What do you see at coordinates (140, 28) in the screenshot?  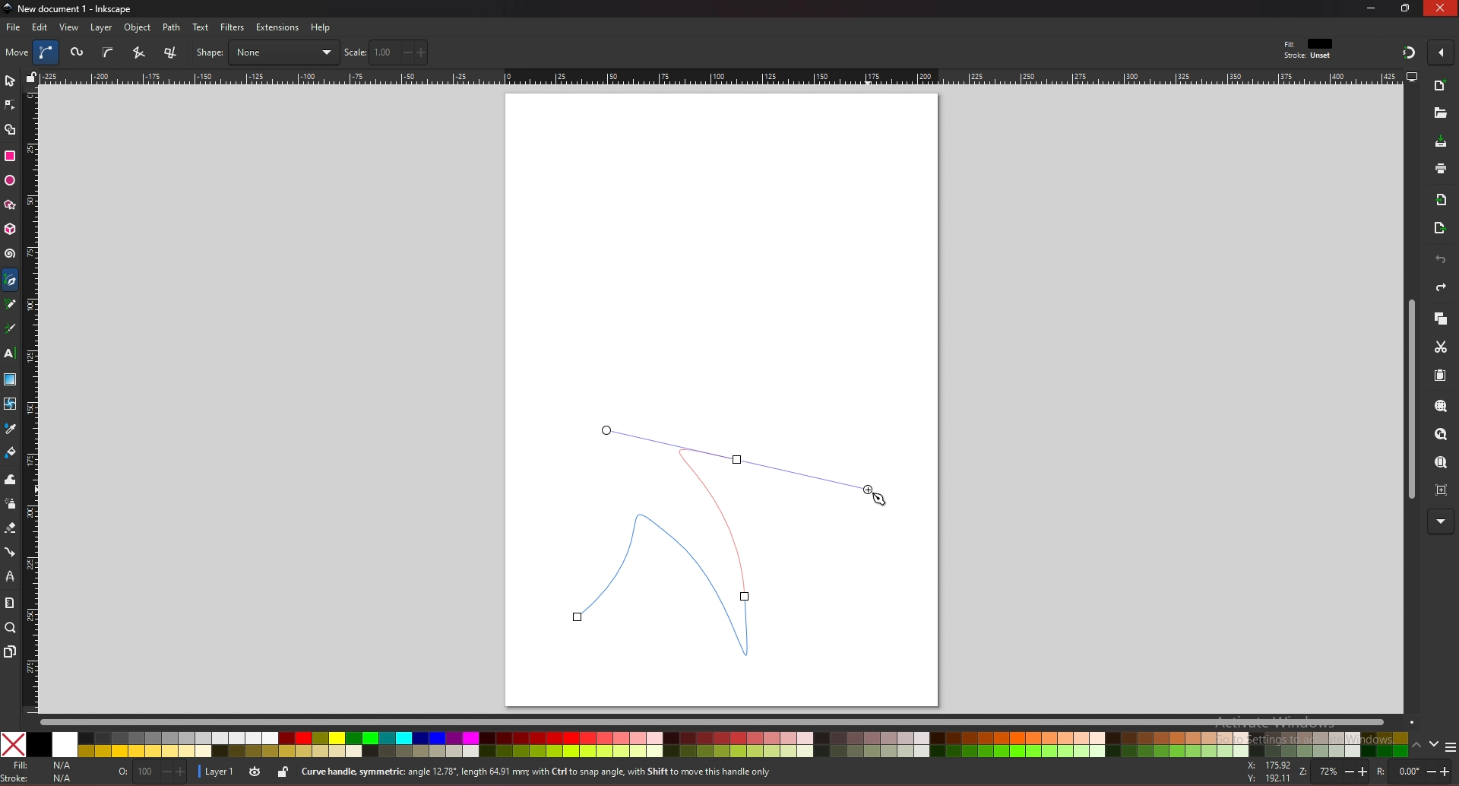 I see `object` at bounding box center [140, 28].